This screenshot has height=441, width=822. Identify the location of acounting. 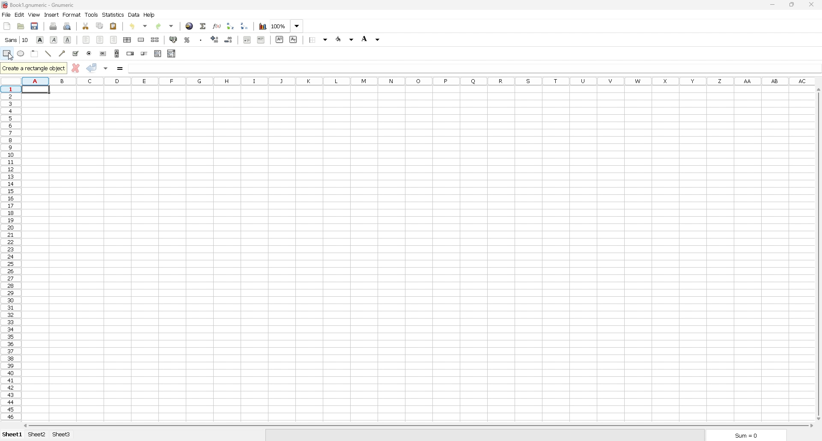
(173, 39).